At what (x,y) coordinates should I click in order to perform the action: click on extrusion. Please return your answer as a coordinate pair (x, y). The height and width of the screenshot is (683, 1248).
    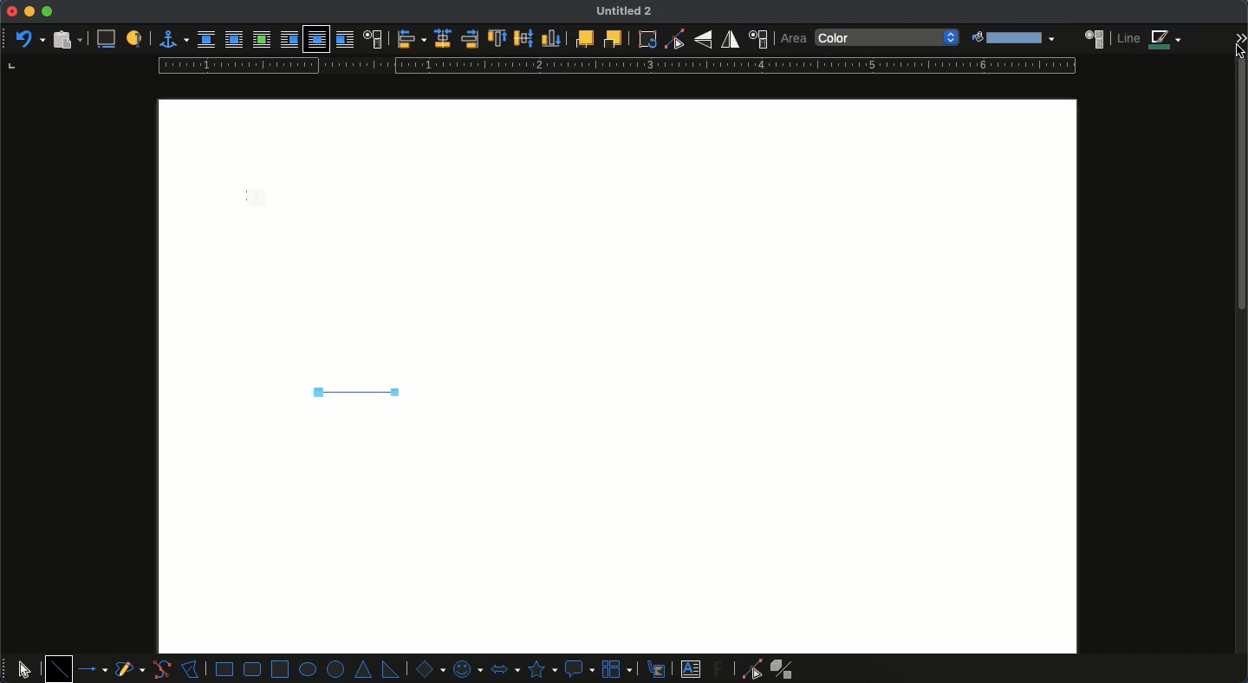
    Looking at the image, I should click on (785, 669).